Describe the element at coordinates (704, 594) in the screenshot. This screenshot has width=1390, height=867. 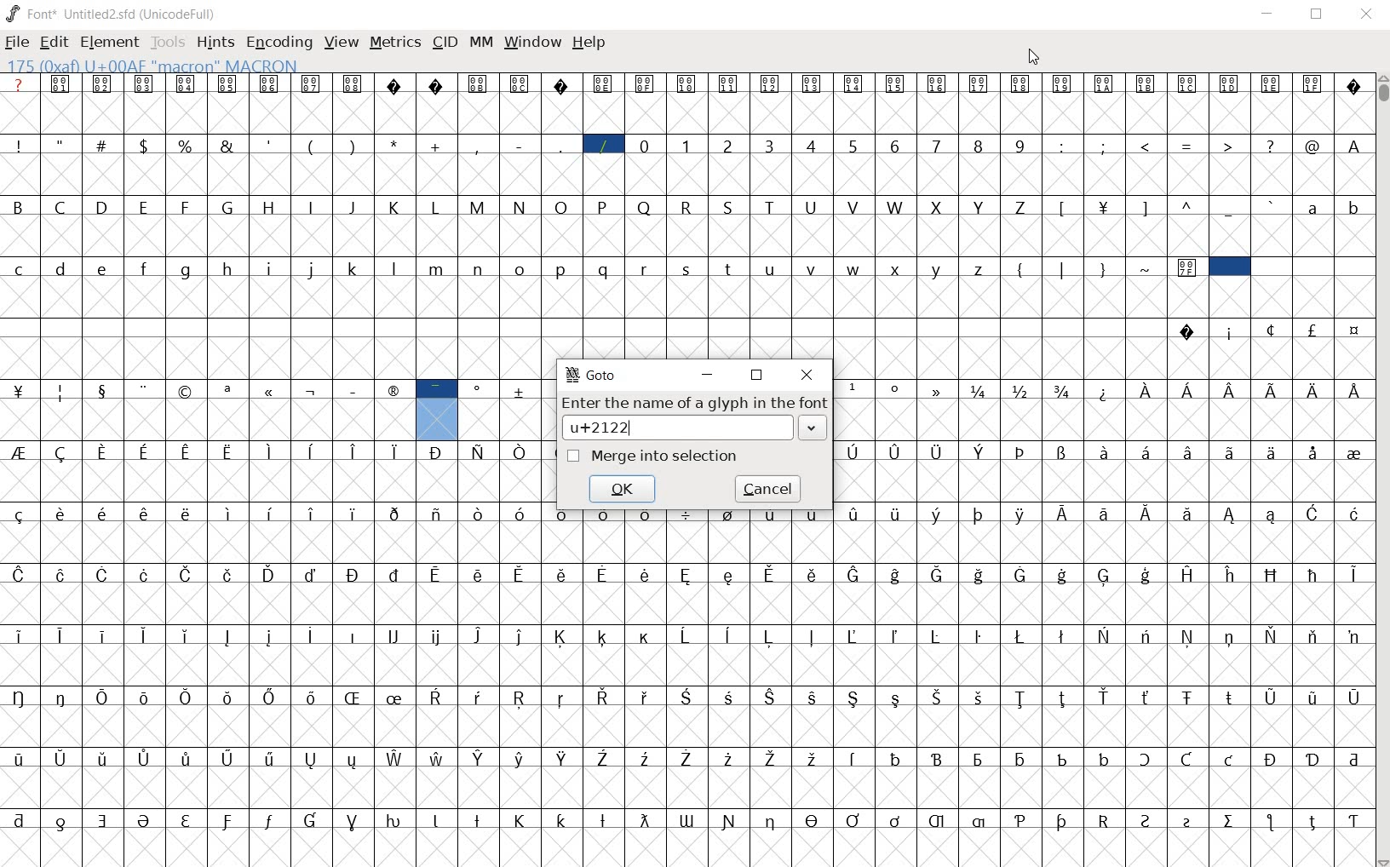
I see `accented characters` at that location.